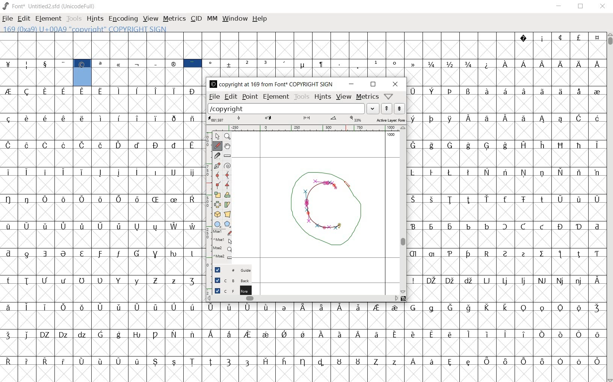 This screenshot has height=382, width=613. What do you see at coordinates (397, 84) in the screenshot?
I see `close` at bounding box center [397, 84].